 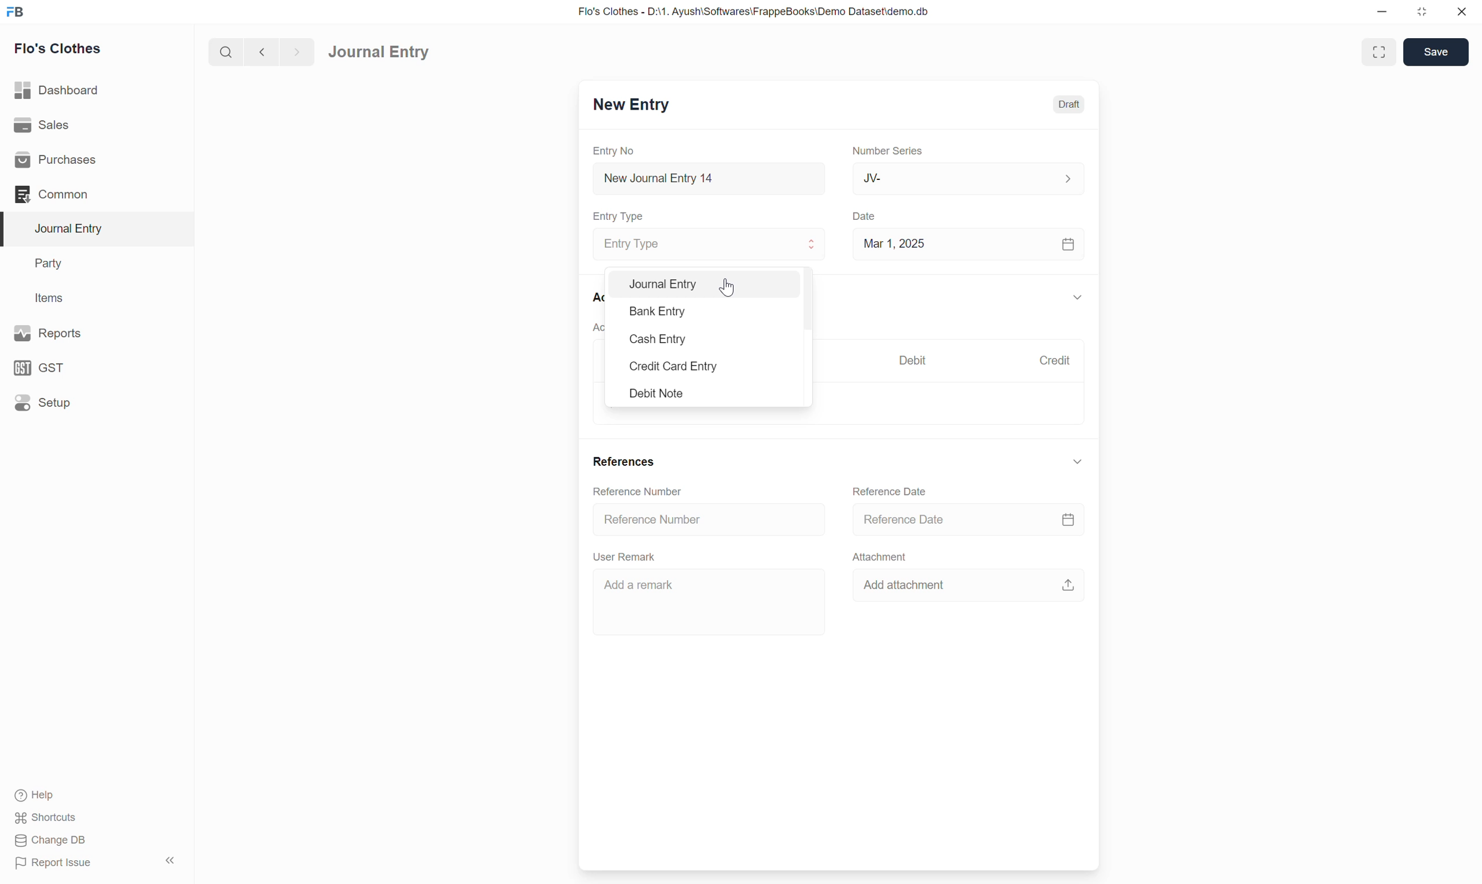 I want to click on Add attachment, so click(x=914, y=586).